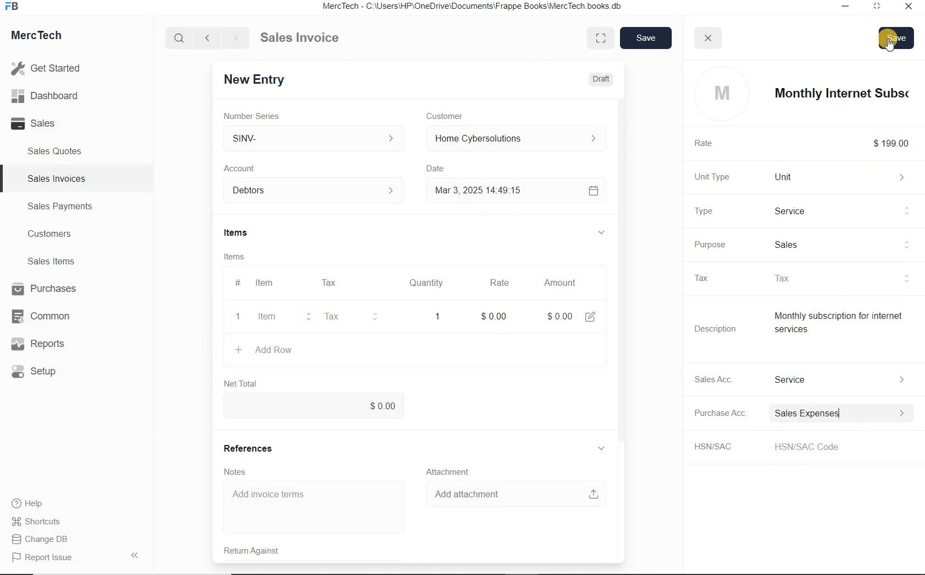 This screenshot has height=575, width=925. I want to click on Add attachment, so click(510, 493).